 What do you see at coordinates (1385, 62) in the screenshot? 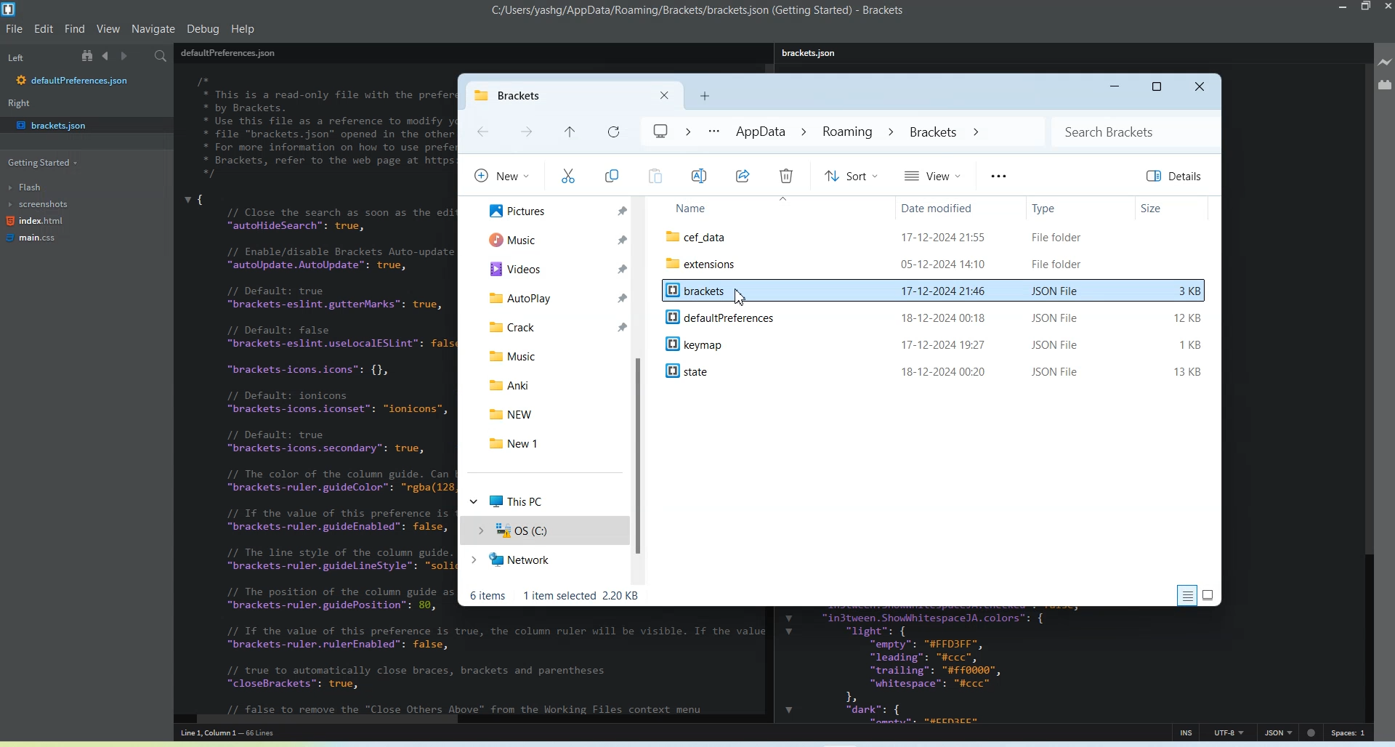
I see `Live Preview` at bounding box center [1385, 62].